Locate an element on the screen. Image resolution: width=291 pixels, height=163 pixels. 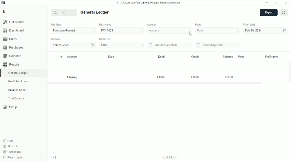
Horizontal scrollbar is located at coordinates (155, 83).